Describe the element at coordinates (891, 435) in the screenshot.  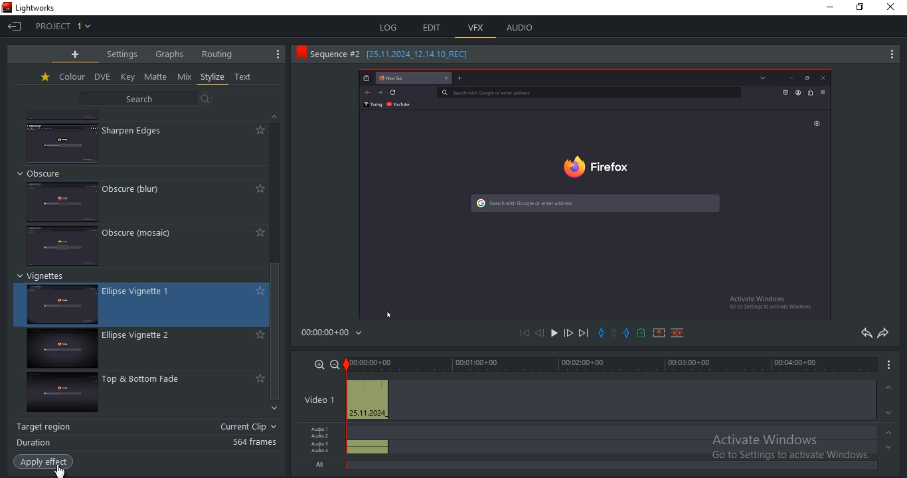
I see `greyed out up arrow` at that location.